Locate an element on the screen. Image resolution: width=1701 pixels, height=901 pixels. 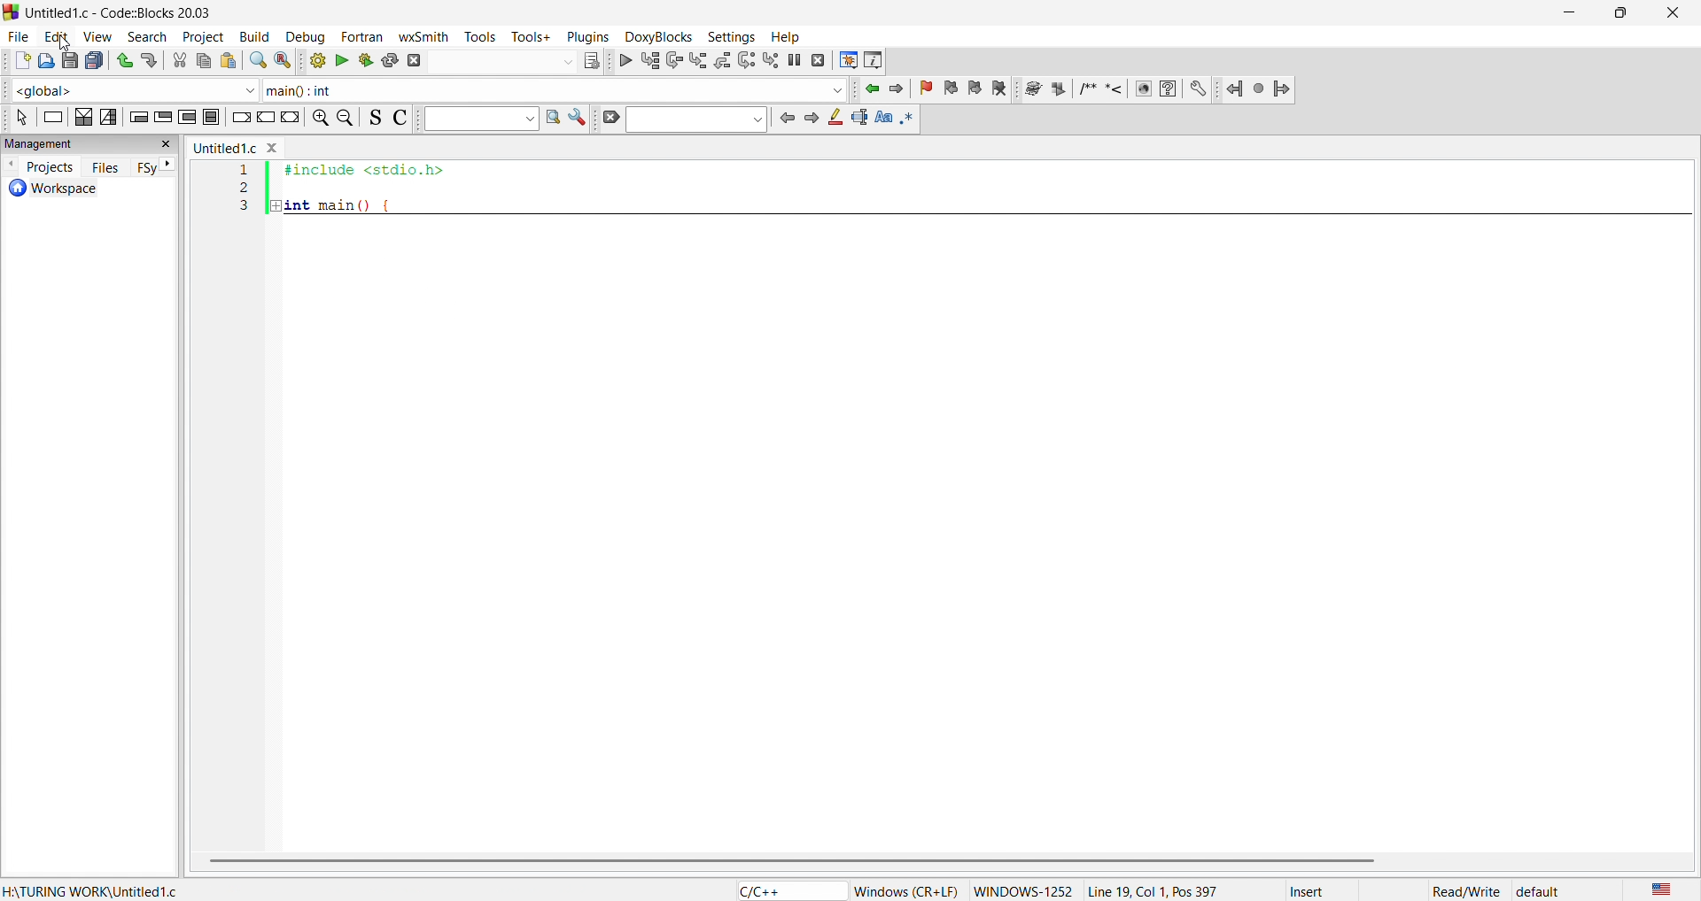
prev is located at coordinates (786, 118).